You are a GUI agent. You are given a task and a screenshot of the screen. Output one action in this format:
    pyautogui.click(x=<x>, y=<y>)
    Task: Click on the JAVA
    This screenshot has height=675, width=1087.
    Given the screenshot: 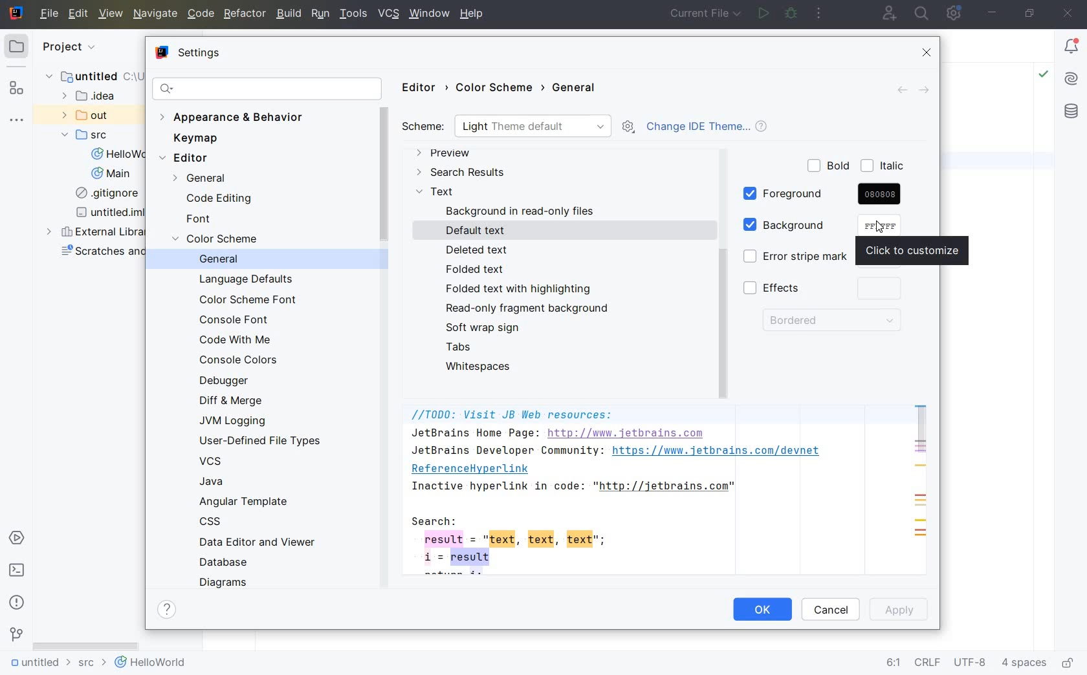 What is the action you would take?
    pyautogui.click(x=225, y=482)
    